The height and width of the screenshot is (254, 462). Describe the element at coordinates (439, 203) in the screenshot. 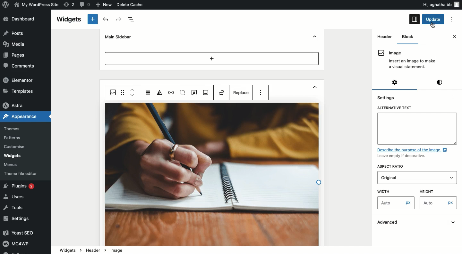

I see `Auto px` at that location.